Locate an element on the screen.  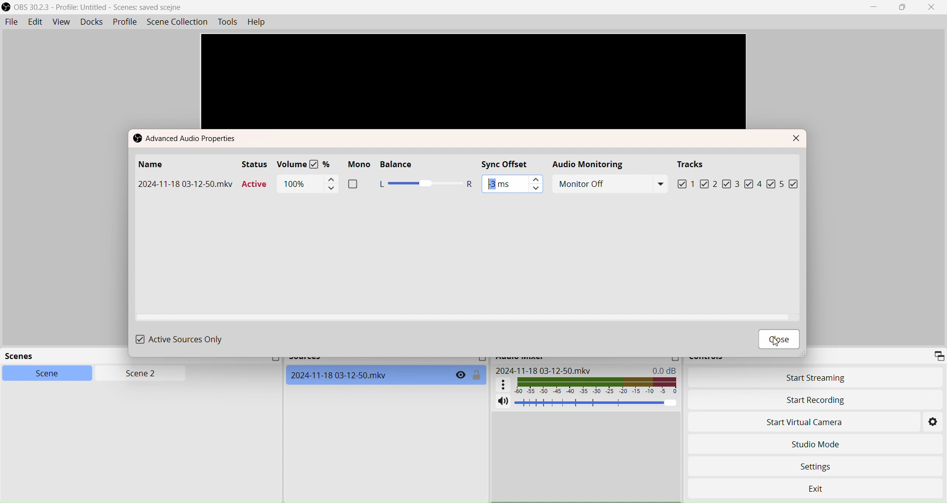
Exit is located at coordinates (828, 485).